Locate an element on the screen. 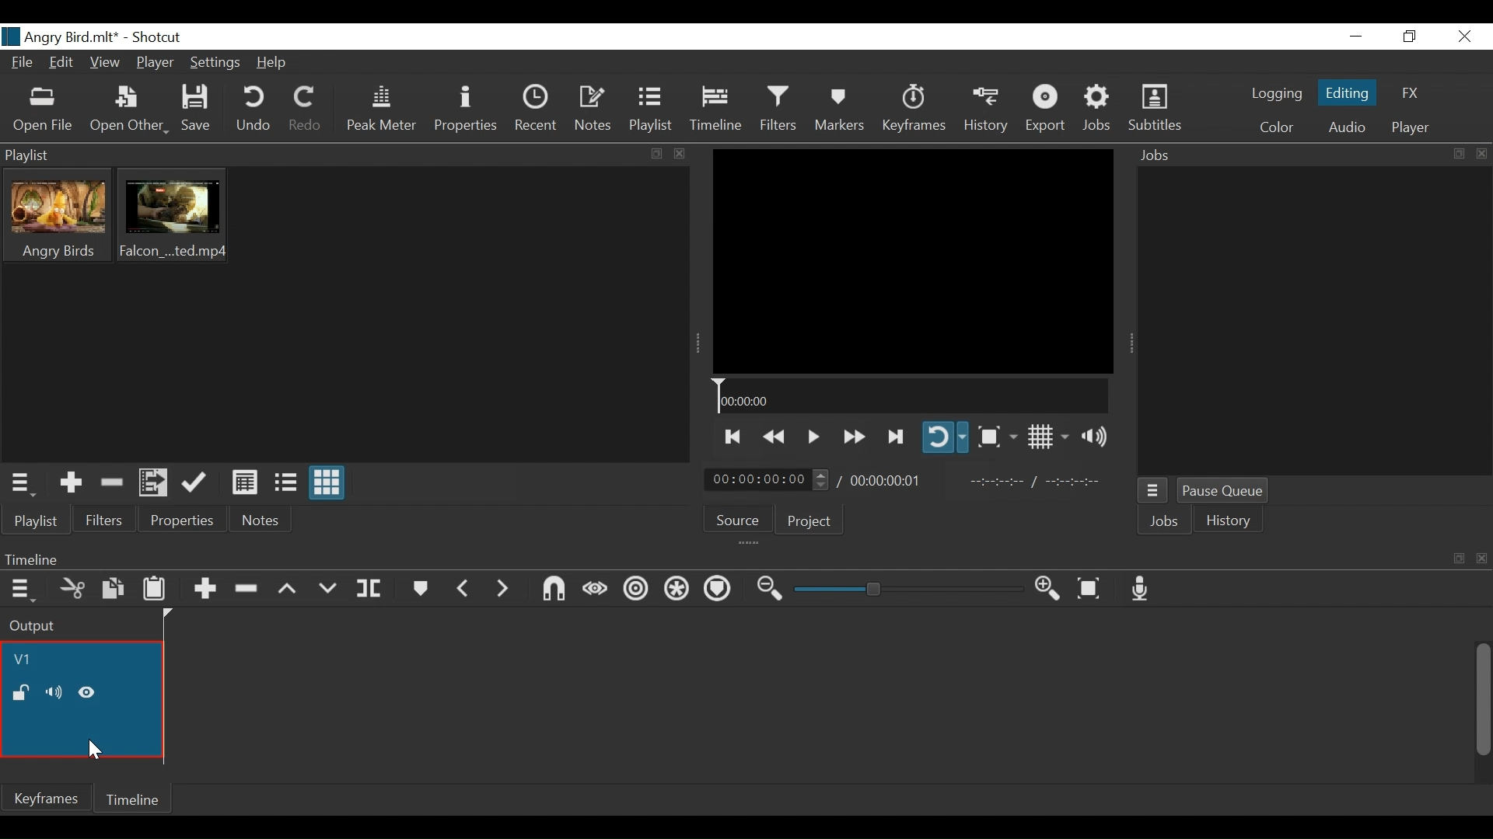 The height and width of the screenshot is (839, 1493). timeline is located at coordinates (82, 699).